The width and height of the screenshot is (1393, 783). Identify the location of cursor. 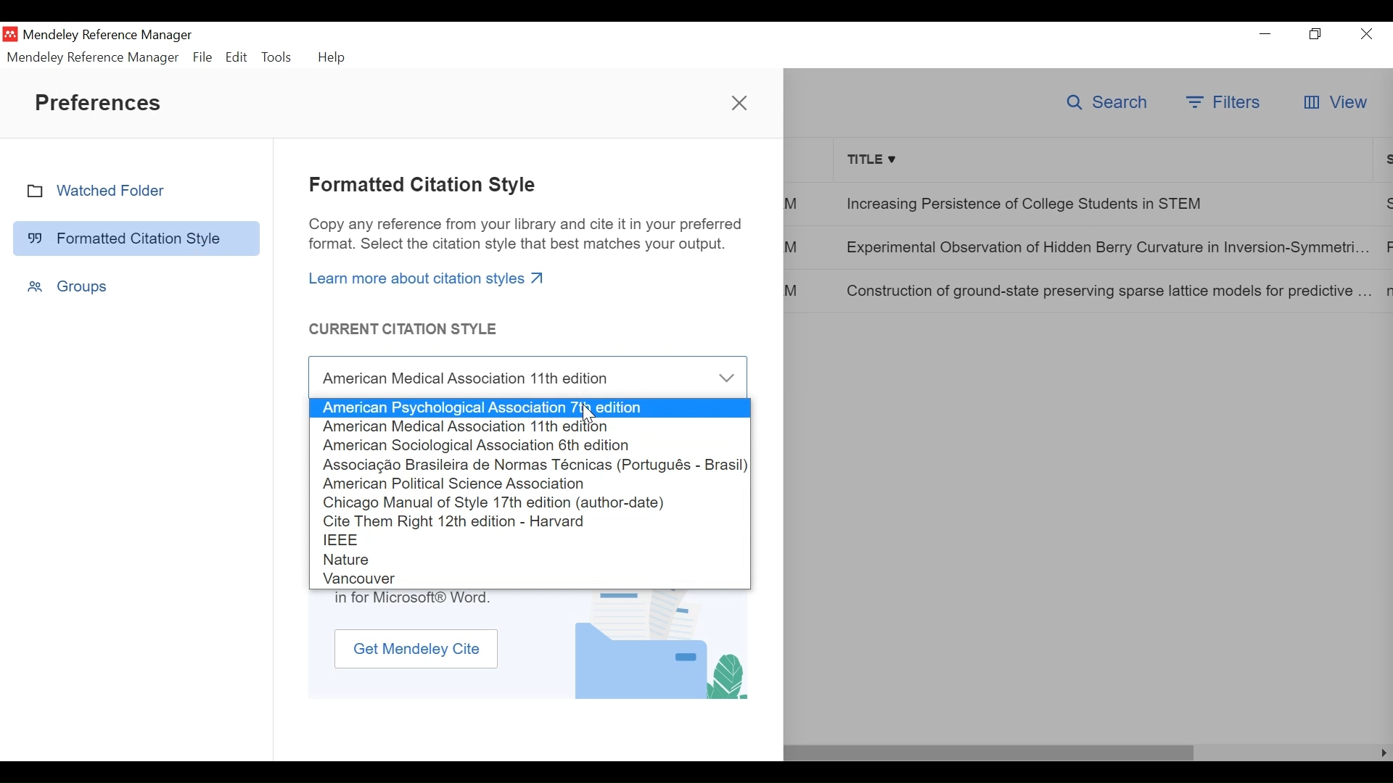
(591, 415).